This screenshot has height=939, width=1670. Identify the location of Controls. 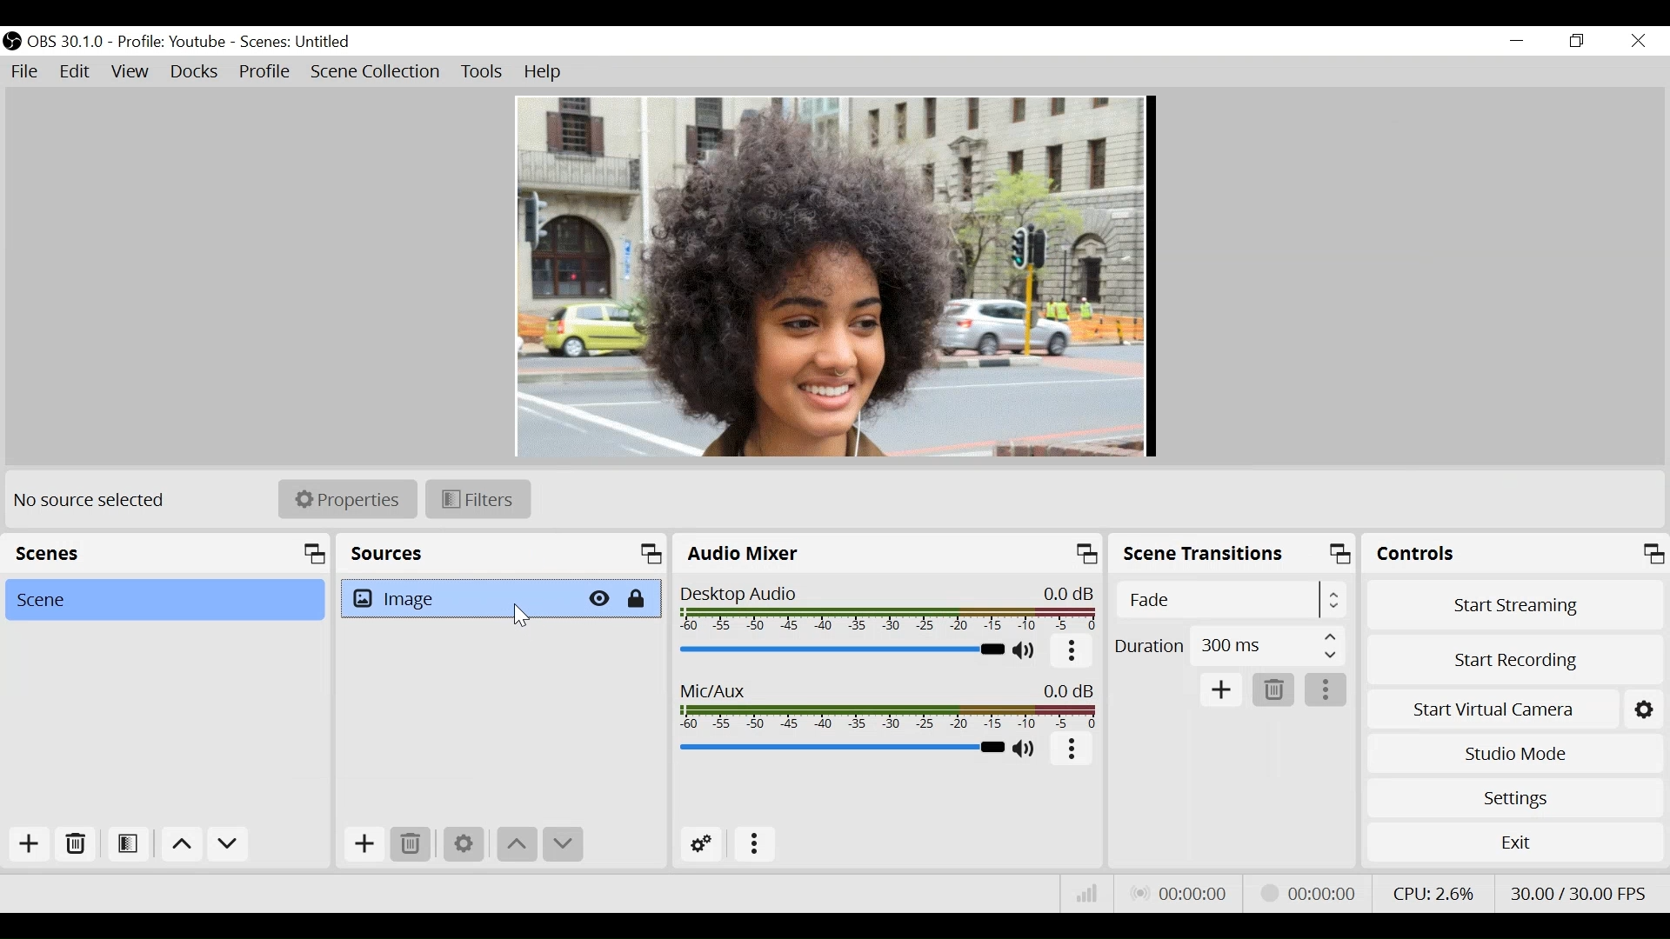
(1518, 552).